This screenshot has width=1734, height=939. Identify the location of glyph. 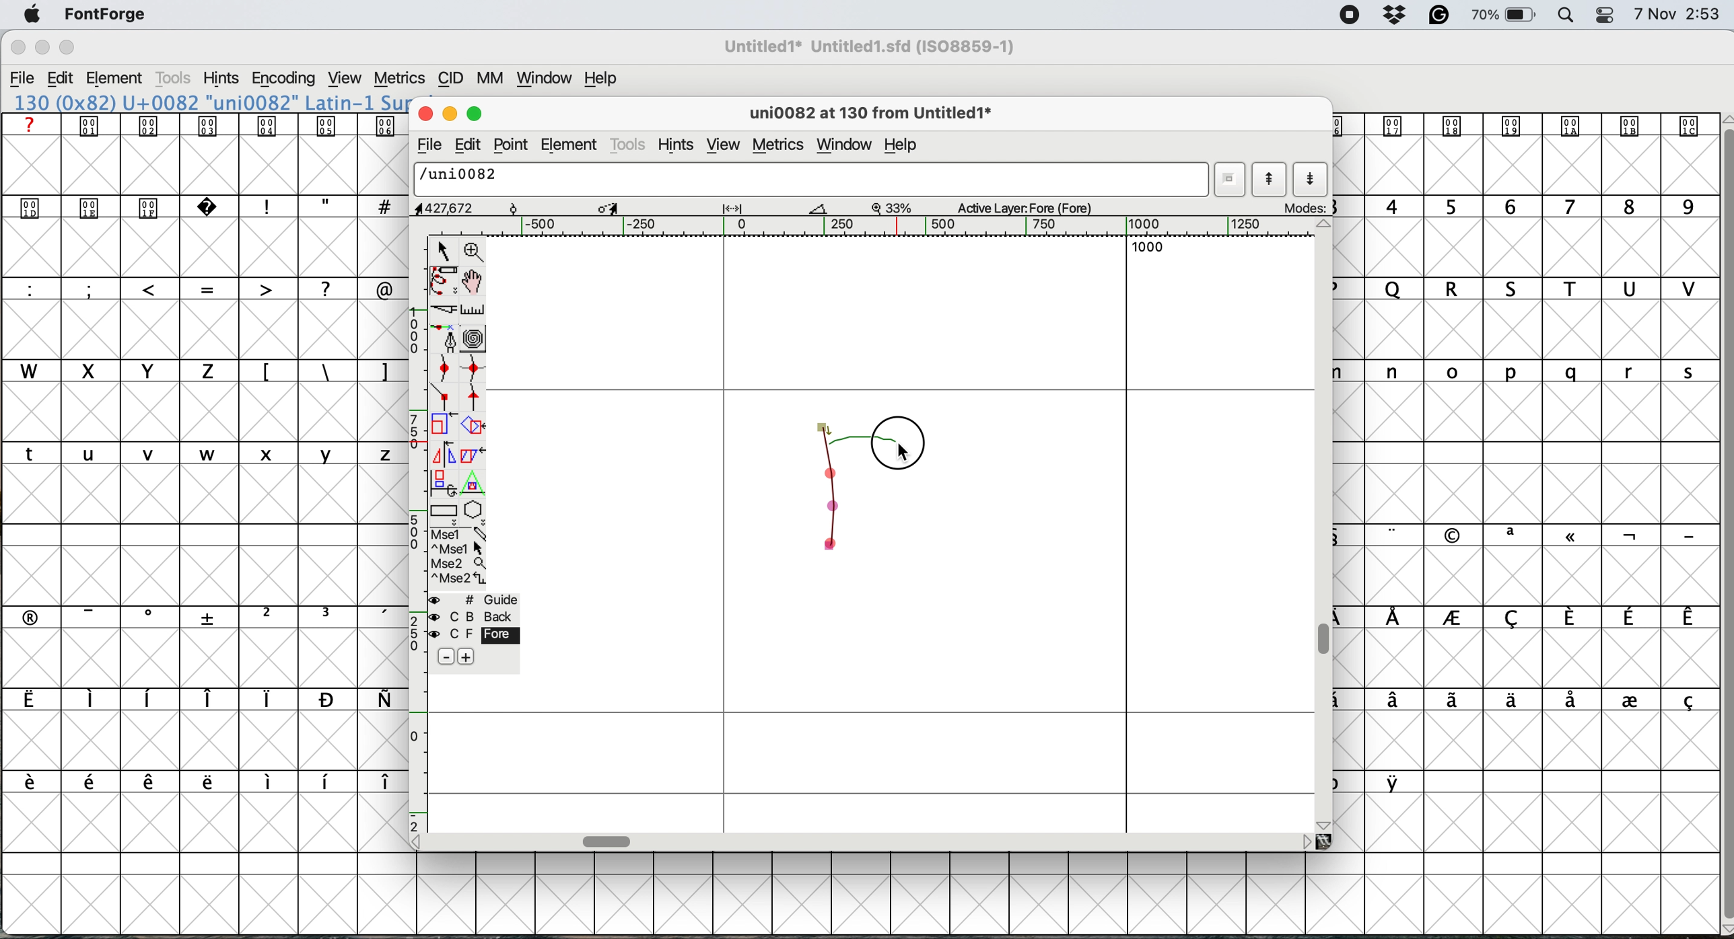
(812, 180).